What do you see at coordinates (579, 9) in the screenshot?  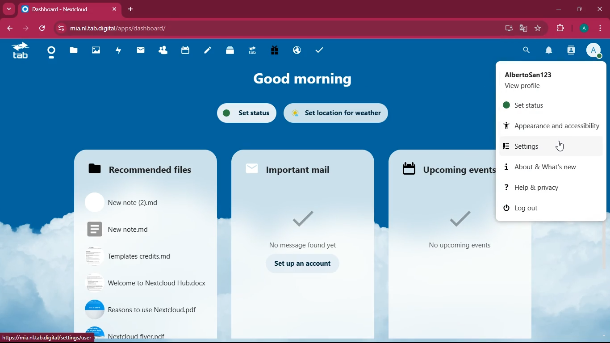 I see `maximize` at bounding box center [579, 9].